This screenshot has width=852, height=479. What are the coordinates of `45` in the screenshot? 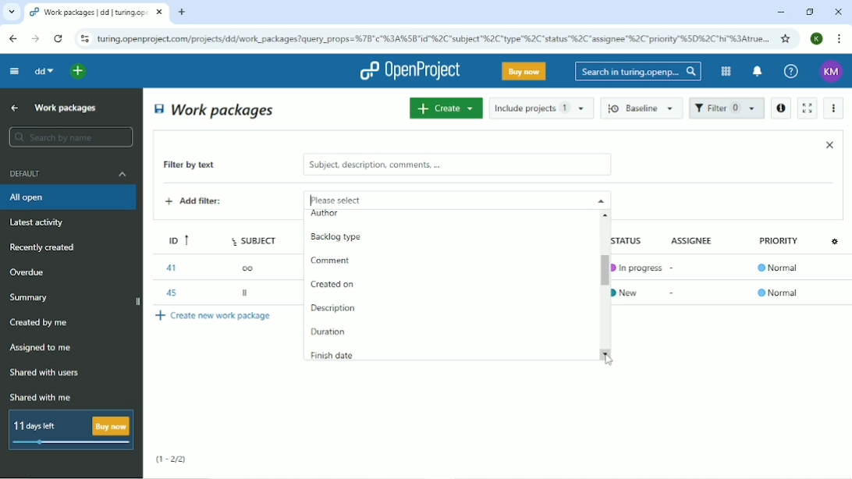 It's located at (169, 291).